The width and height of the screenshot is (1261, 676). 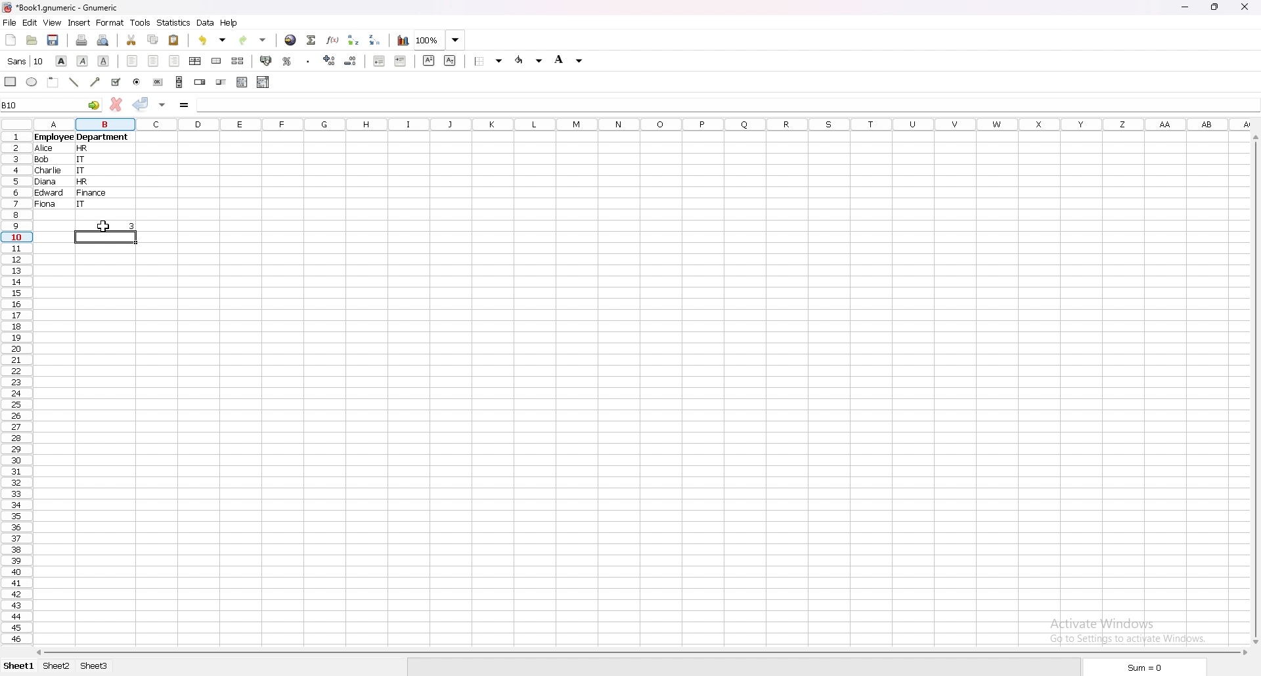 What do you see at coordinates (104, 60) in the screenshot?
I see `underline` at bounding box center [104, 60].